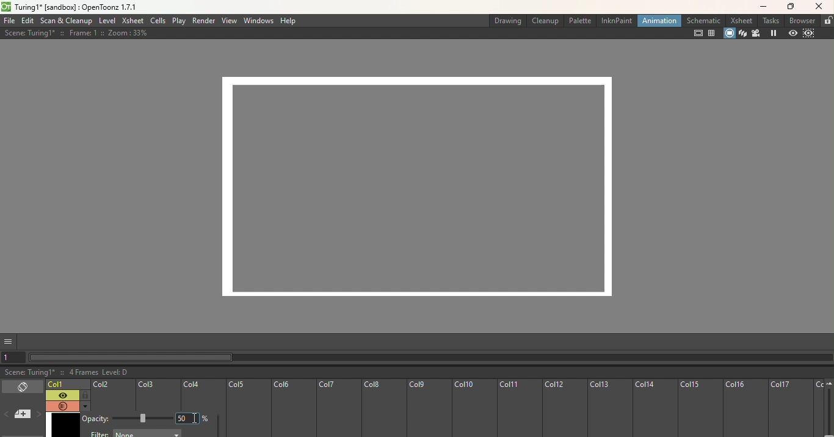 The width and height of the screenshot is (834, 437). I want to click on Col2, so click(112, 396).